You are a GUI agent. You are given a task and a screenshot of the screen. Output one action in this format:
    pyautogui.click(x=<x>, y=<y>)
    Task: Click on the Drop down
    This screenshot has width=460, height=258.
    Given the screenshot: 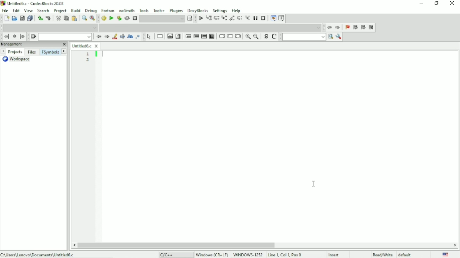 What is the action you would take?
    pyautogui.click(x=162, y=19)
    